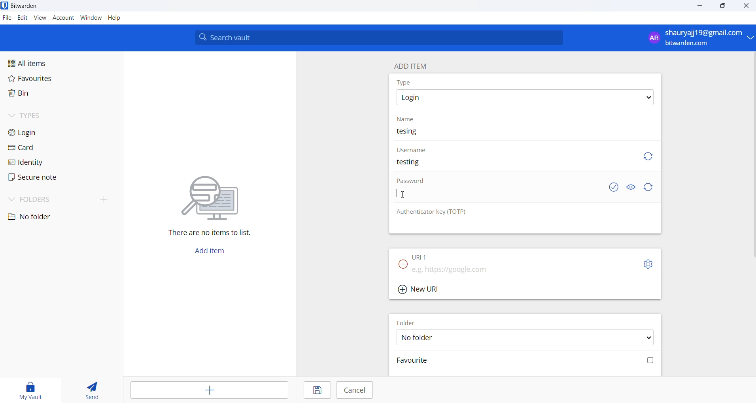 The height and width of the screenshot is (403, 756). Describe the element at coordinates (529, 337) in the screenshot. I see `FOLDER OPTIONS` at that location.